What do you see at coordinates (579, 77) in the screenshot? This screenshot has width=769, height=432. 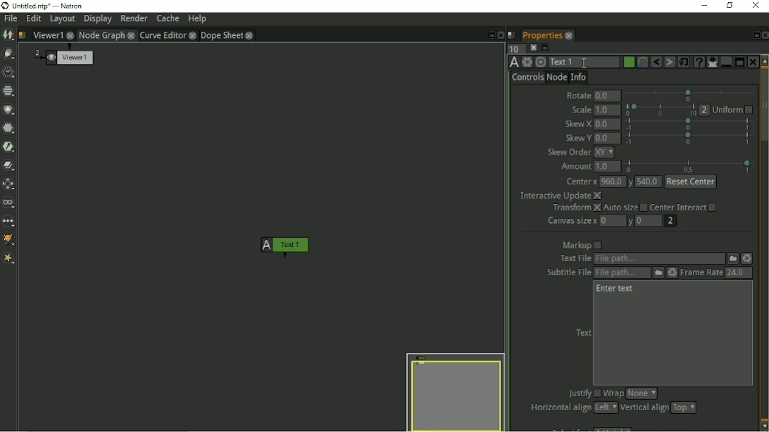 I see `Info` at bounding box center [579, 77].